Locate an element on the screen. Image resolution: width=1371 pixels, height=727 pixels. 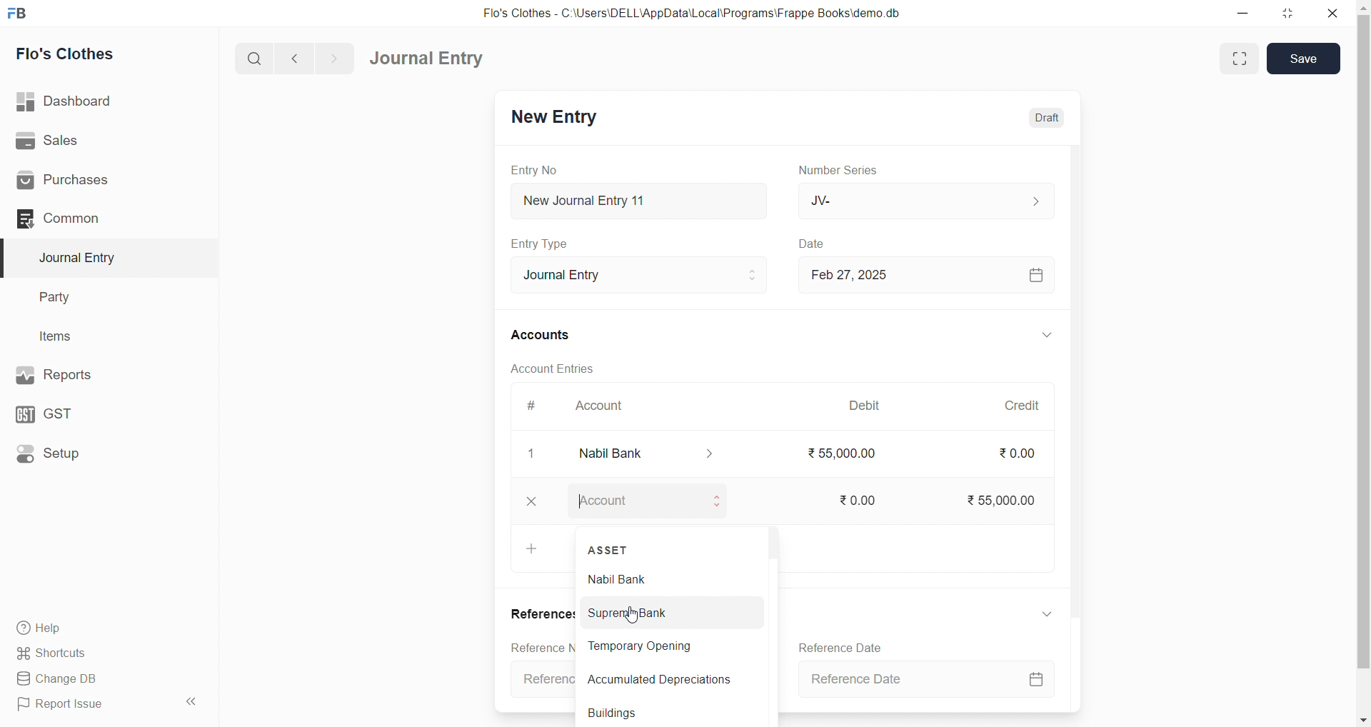
Reference Number is located at coordinates (544, 646).